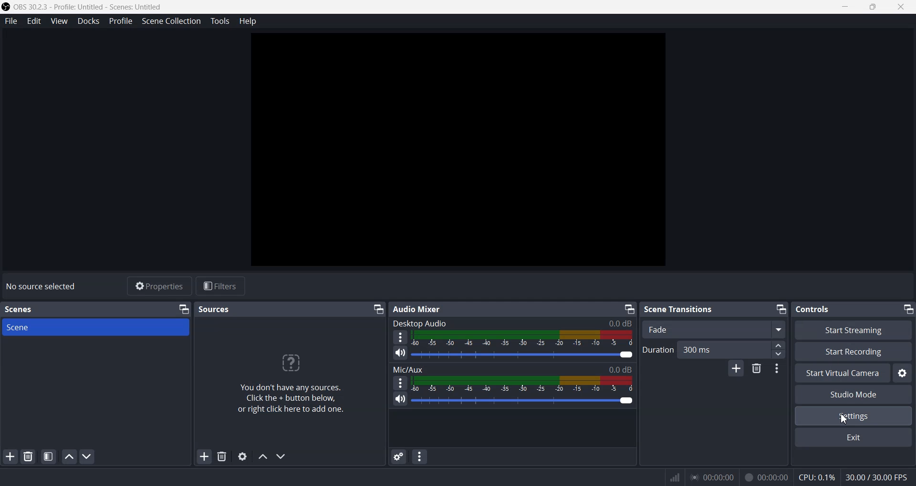  What do you see at coordinates (281, 456) in the screenshot?
I see `Move source down` at bounding box center [281, 456].